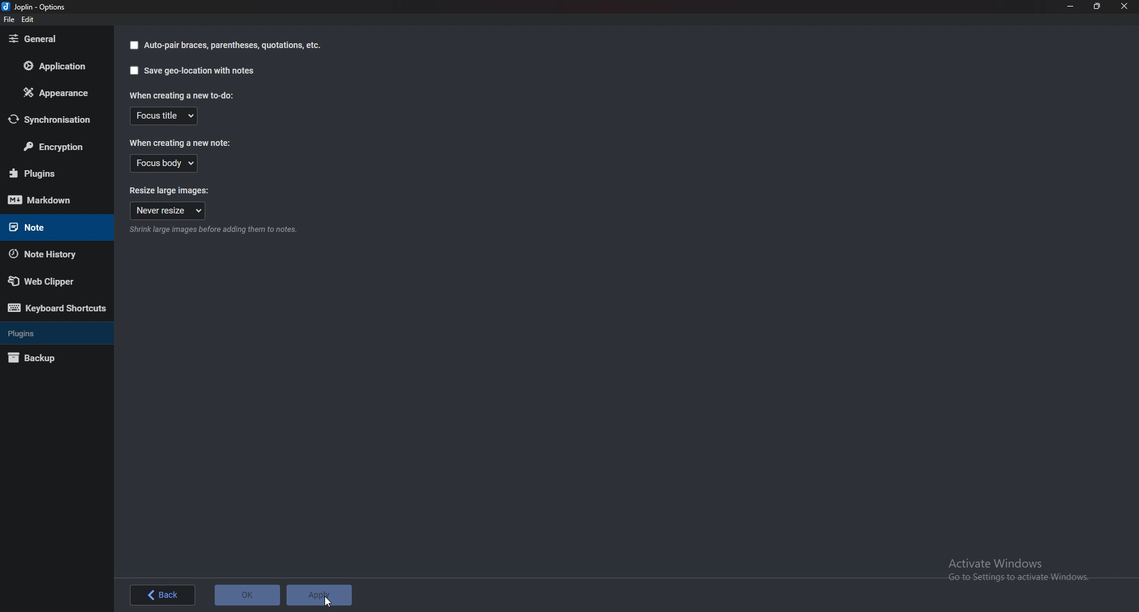 Image resolution: width=1139 pixels, height=612 pixels. Describe the element at coordinates (180, 95) in the screenshot. I see `When creating a new todo` at that location.